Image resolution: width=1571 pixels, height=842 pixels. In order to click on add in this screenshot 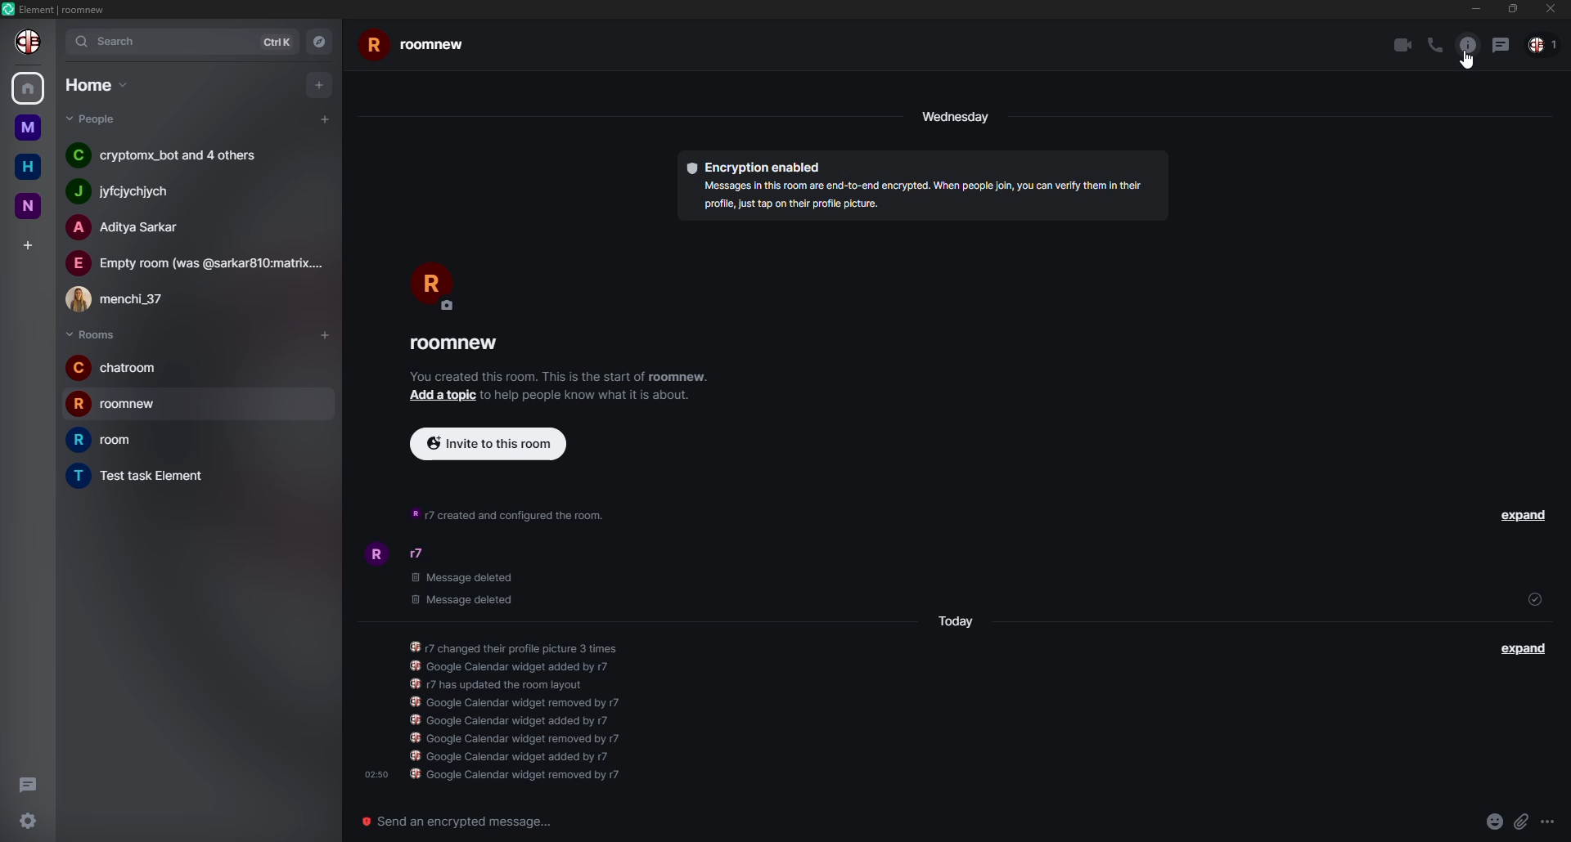, I will do `click(28, 245)`.